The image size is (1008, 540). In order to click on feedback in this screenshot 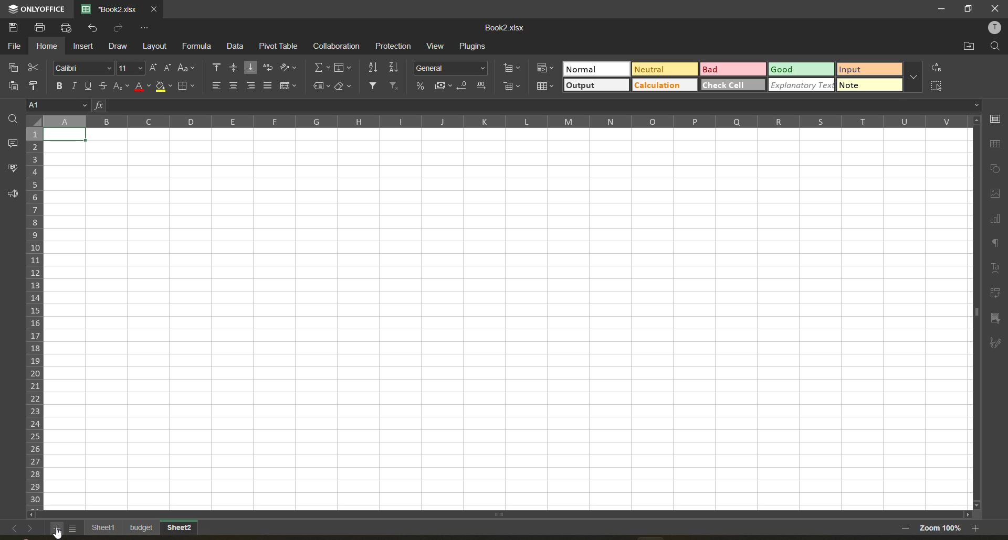, I will do `click(15, 191)`.